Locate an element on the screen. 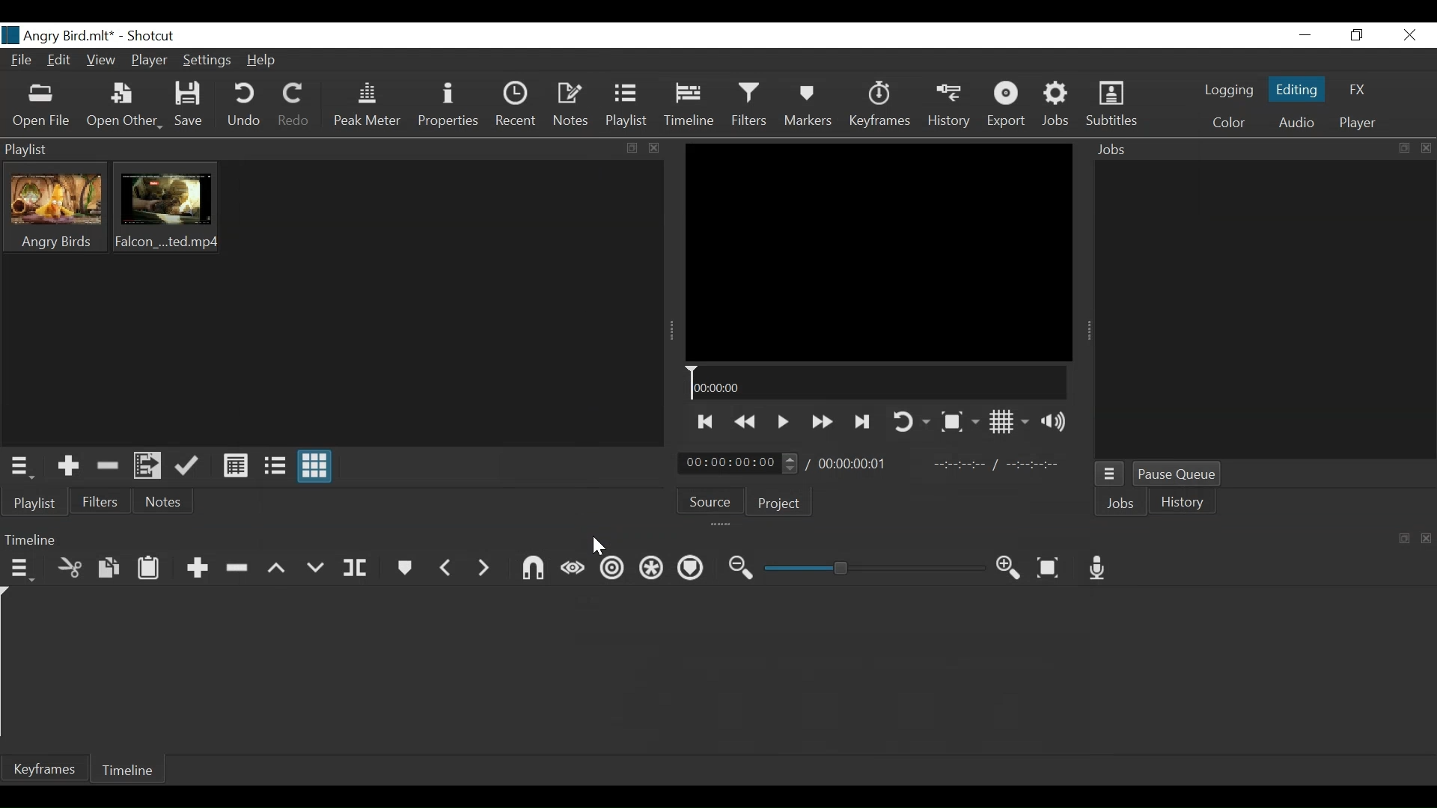  Player is located at coordinates (150, 62).